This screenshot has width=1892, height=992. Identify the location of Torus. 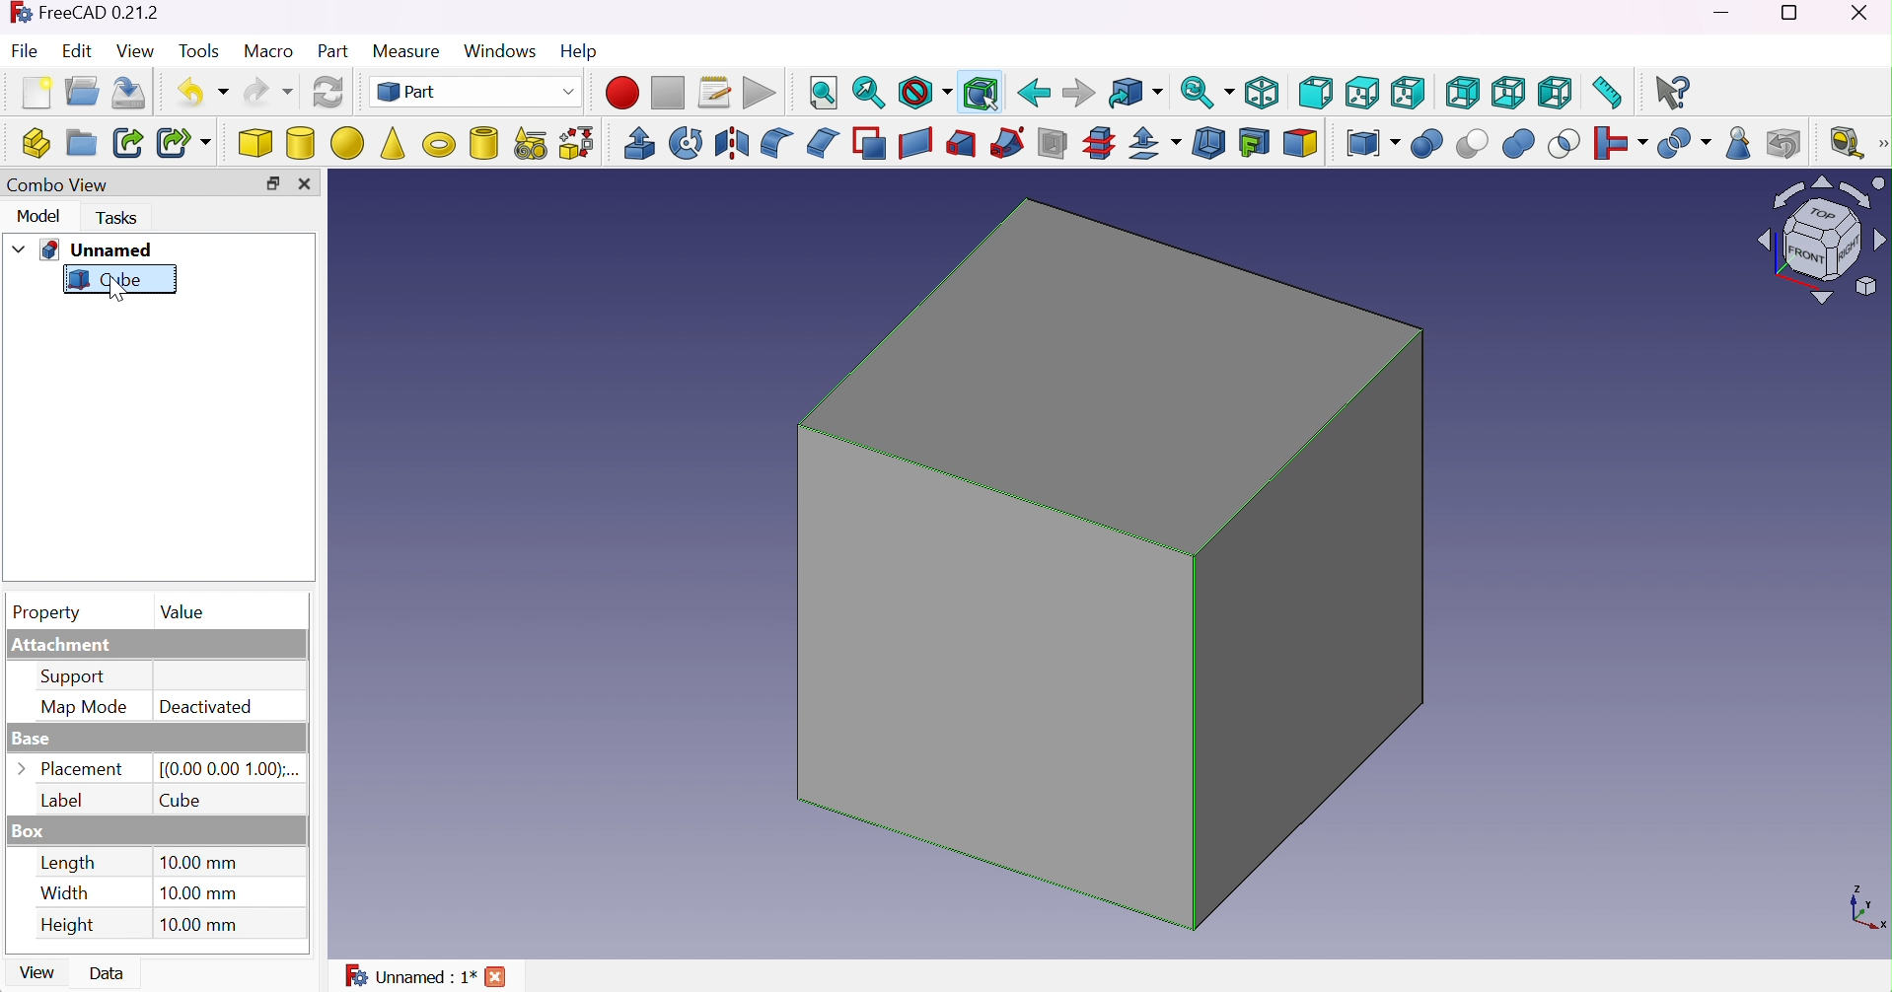
(439, 144).